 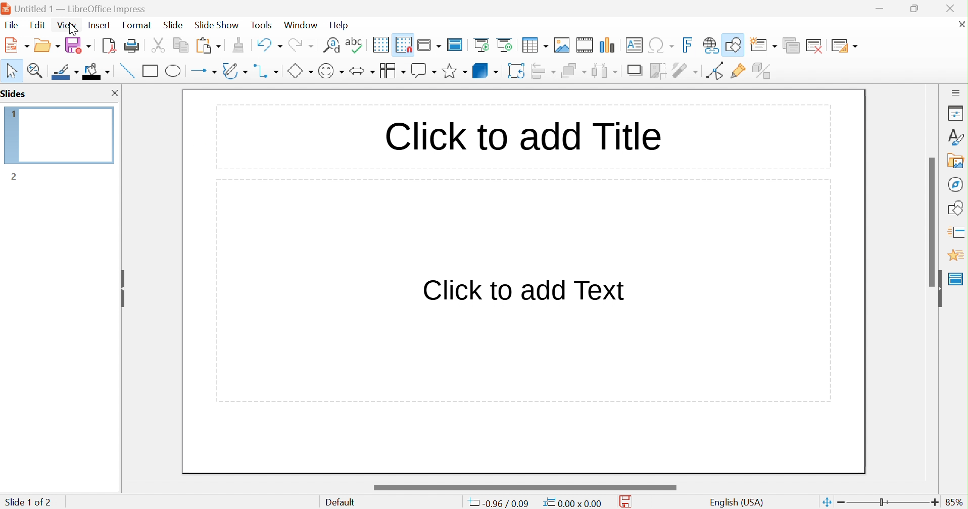 What do you see at coordinates (711, 45) in the screenshot?
I see `insert hyperlink` at bounding box center [711, 45].